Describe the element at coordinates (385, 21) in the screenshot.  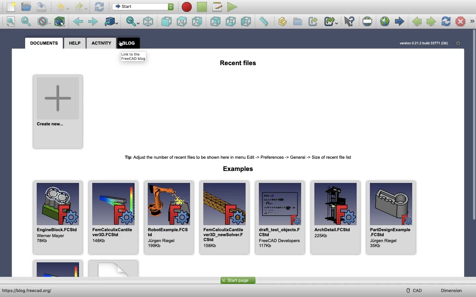
I see `Go to Start Page` at that location.